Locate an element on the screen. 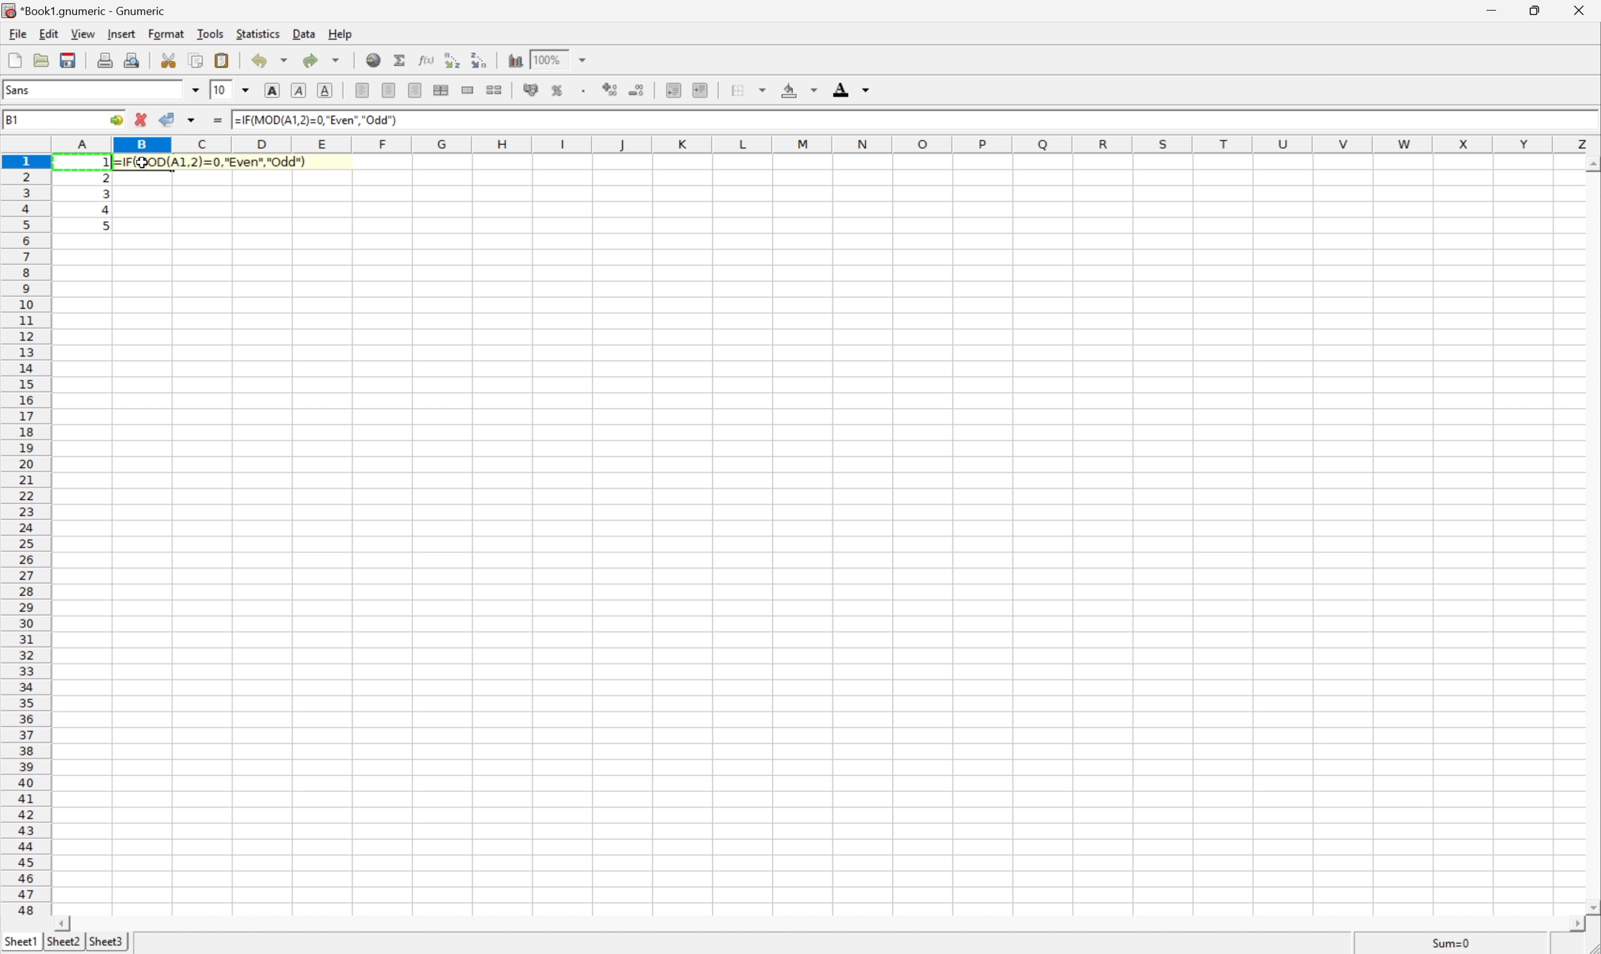 Image resolution: width=1601 pixels, height=954 pixels. Increase the decimals displayed is located at coordinates (611, 89).